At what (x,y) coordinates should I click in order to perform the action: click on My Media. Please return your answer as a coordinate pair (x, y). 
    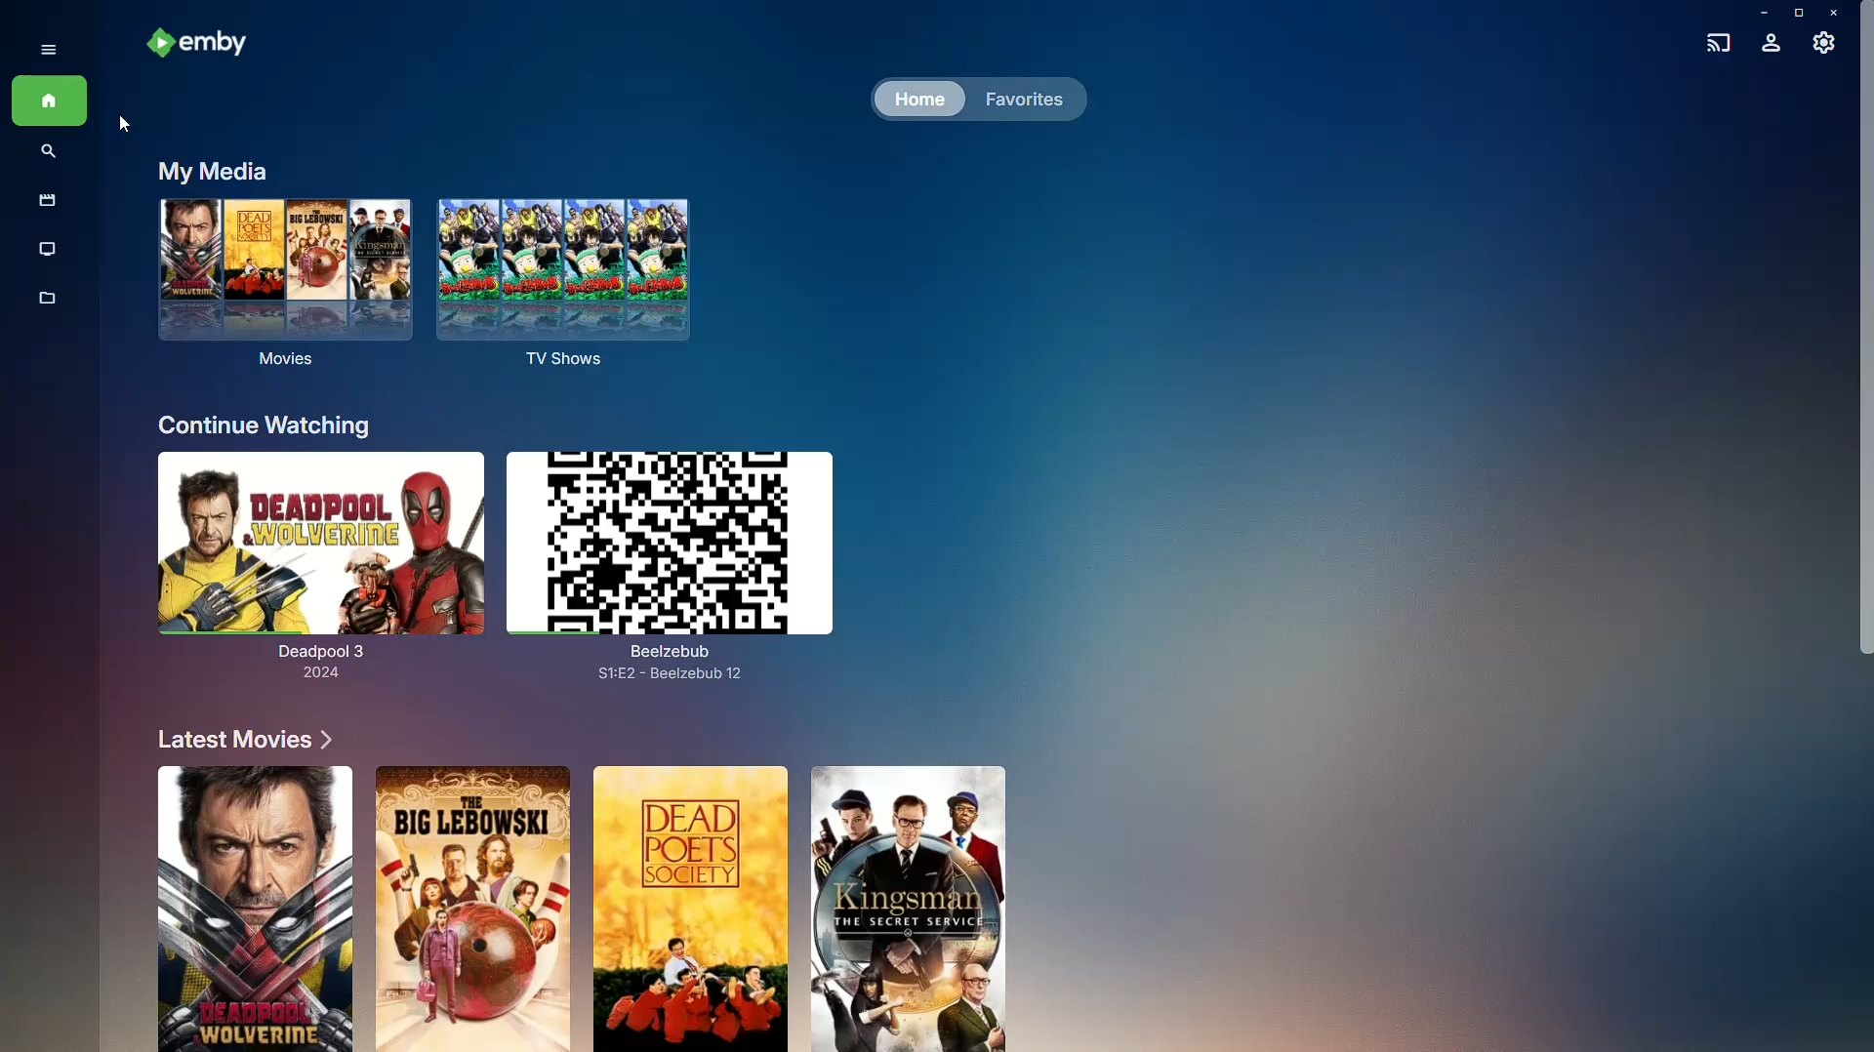
    Looking at the image, I should click on (209, 170).